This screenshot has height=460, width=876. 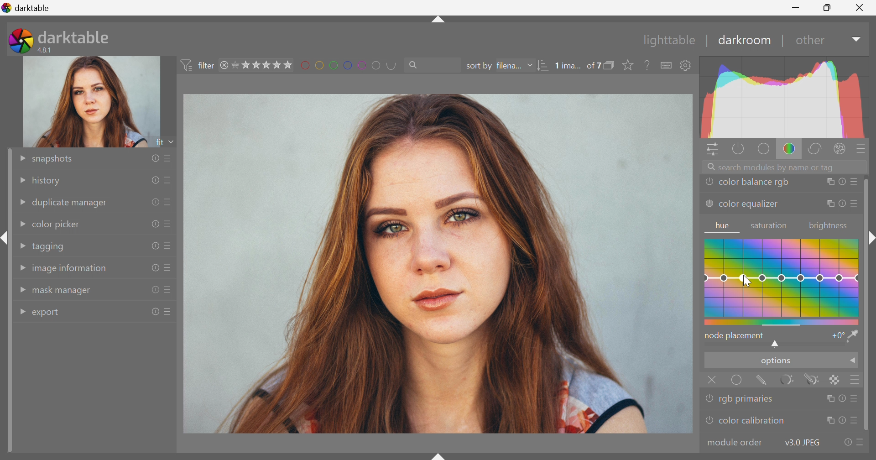 What do you see at coordinates (840, 148) in the screenshot?
I see `effect` at bounding box center [840, 148].